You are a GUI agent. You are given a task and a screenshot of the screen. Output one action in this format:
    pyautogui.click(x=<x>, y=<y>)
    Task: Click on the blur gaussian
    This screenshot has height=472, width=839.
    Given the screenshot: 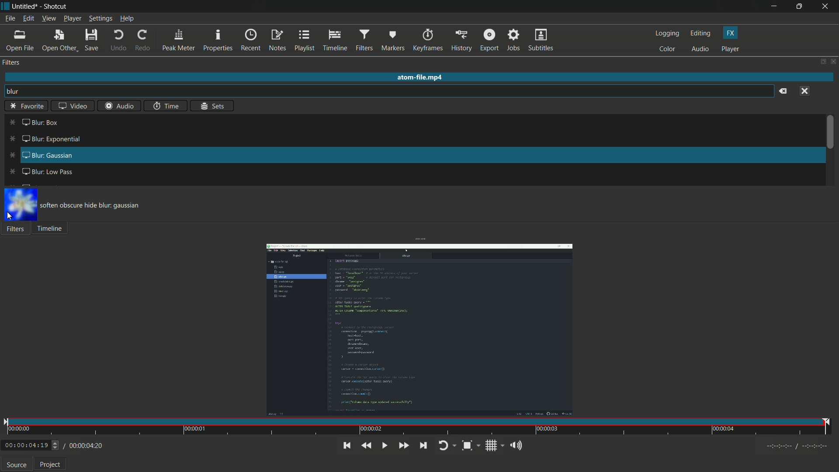 What is the action you would take?
    pyautogui.click(x=38, y=156)
    